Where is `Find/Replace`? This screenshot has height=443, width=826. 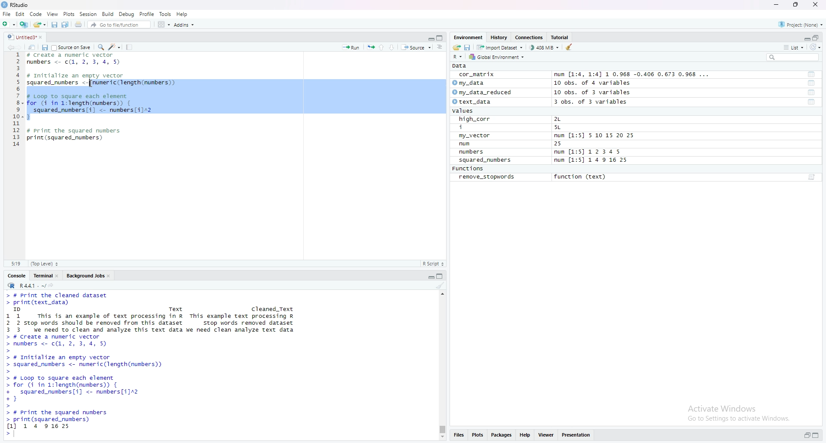 Find/Replace is located at coordinates (101, 46).